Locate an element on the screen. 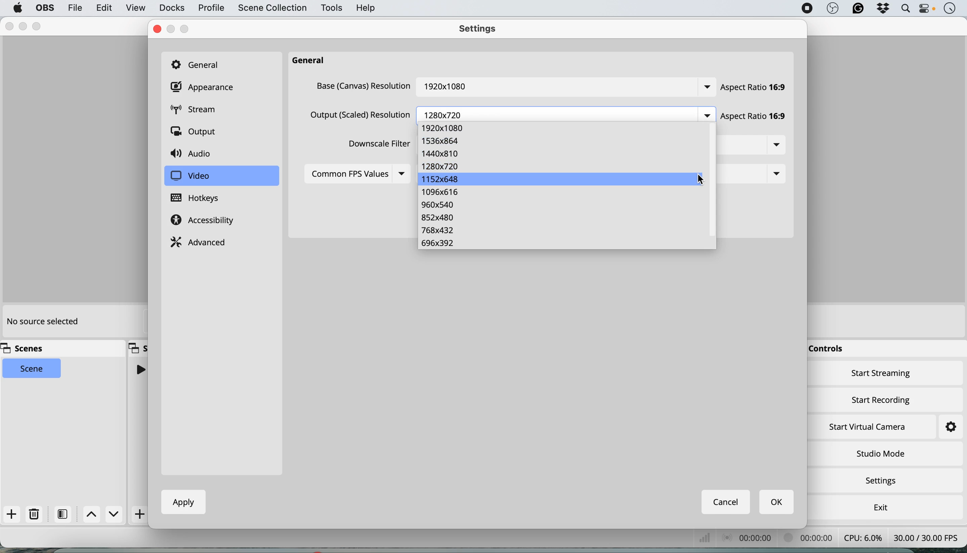  scene is located at coordinates (33, 369).